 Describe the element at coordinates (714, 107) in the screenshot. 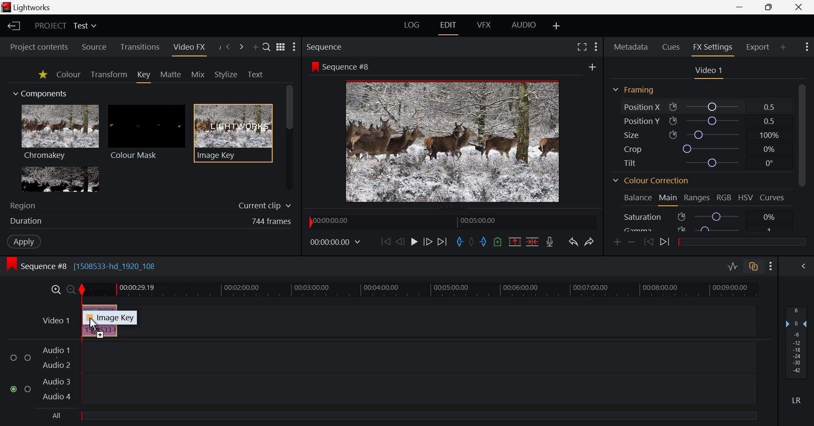

I see `Position X` at that location.